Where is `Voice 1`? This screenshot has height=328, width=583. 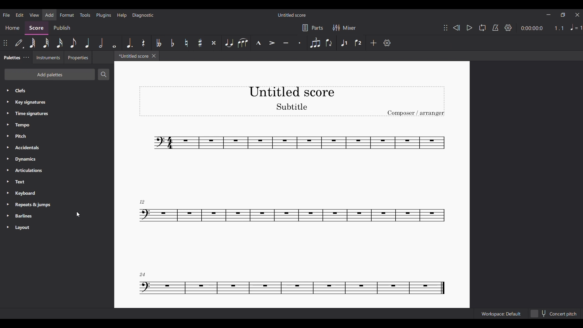 Voice 1 is located at coordinates (200, 41).